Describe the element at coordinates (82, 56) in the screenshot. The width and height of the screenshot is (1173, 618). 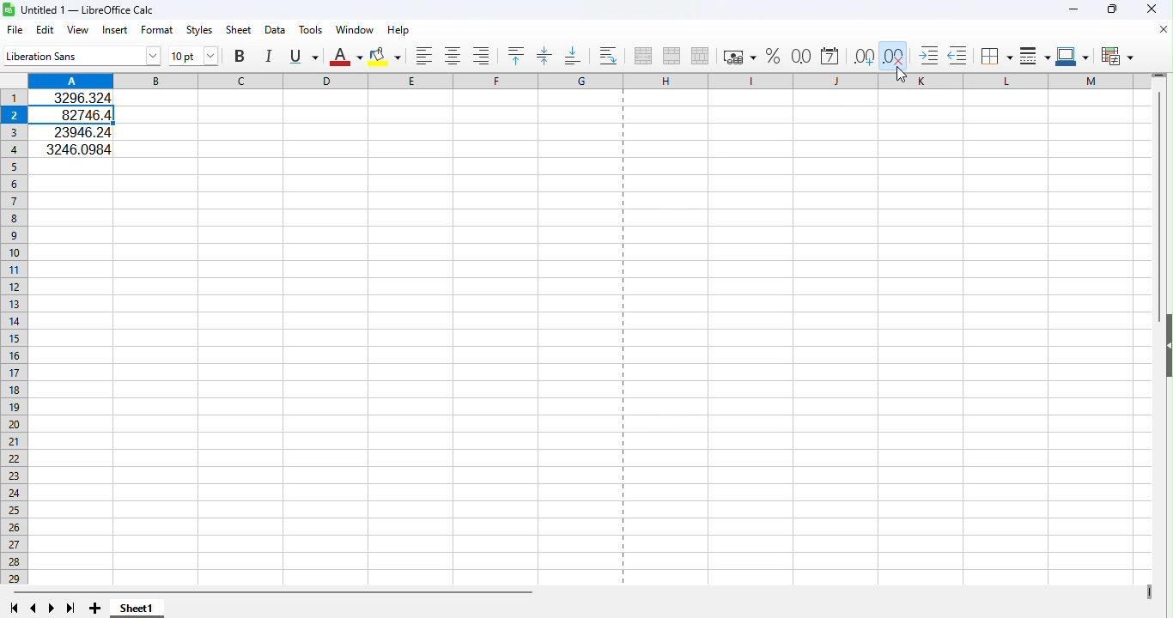
I see `Font name - Liberation Sans` at that location.